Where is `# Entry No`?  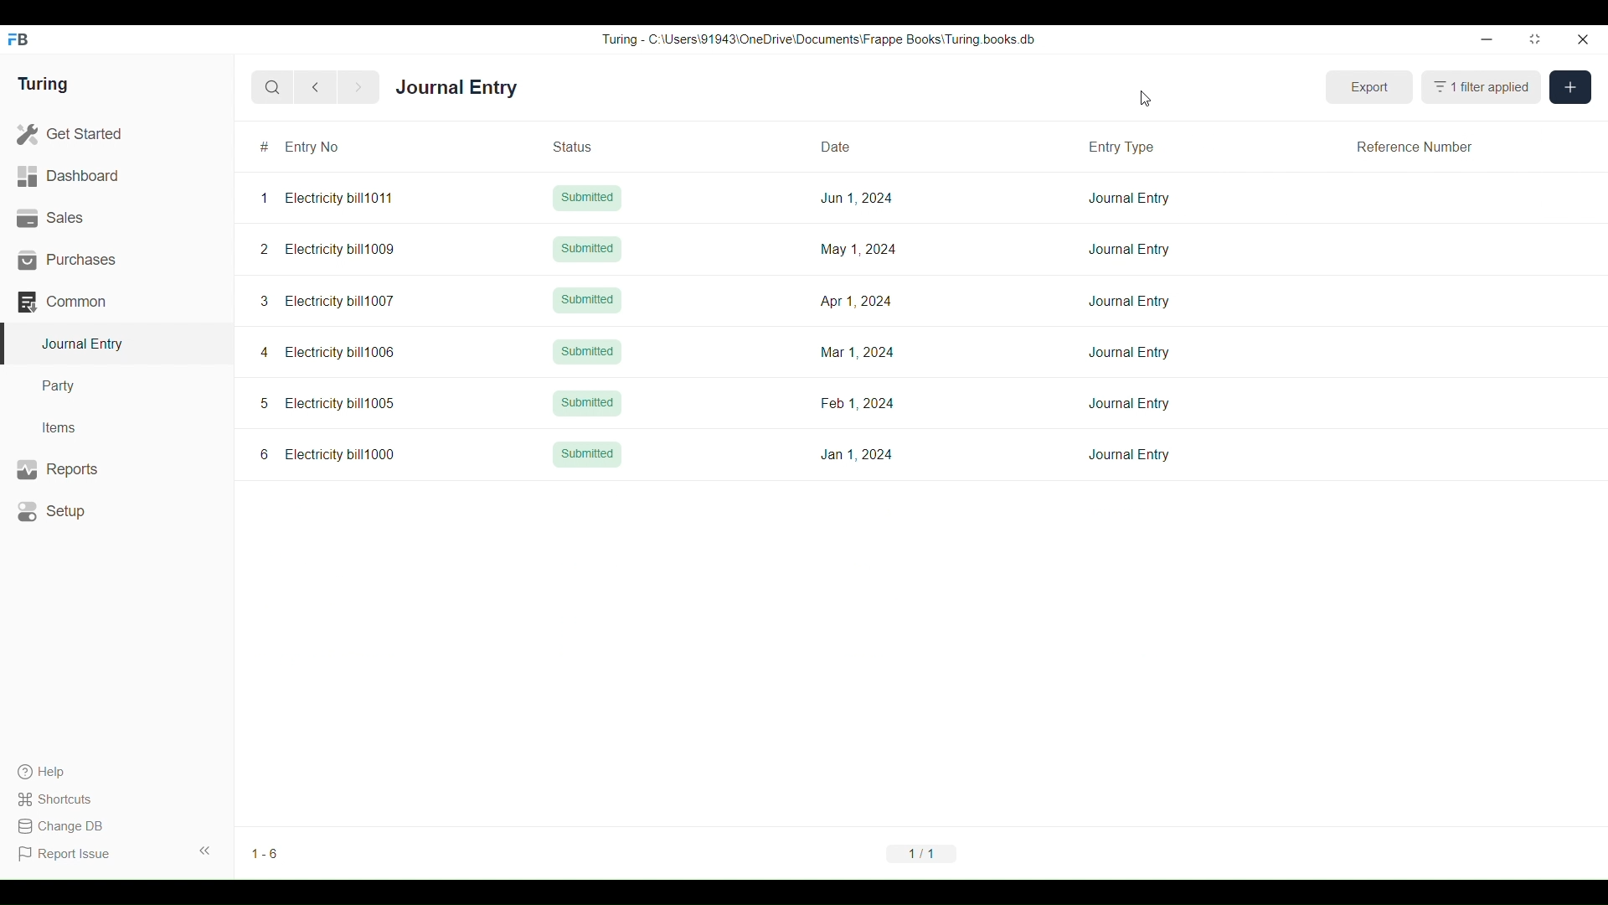 # Entry No is located at coordinates (334, 147).